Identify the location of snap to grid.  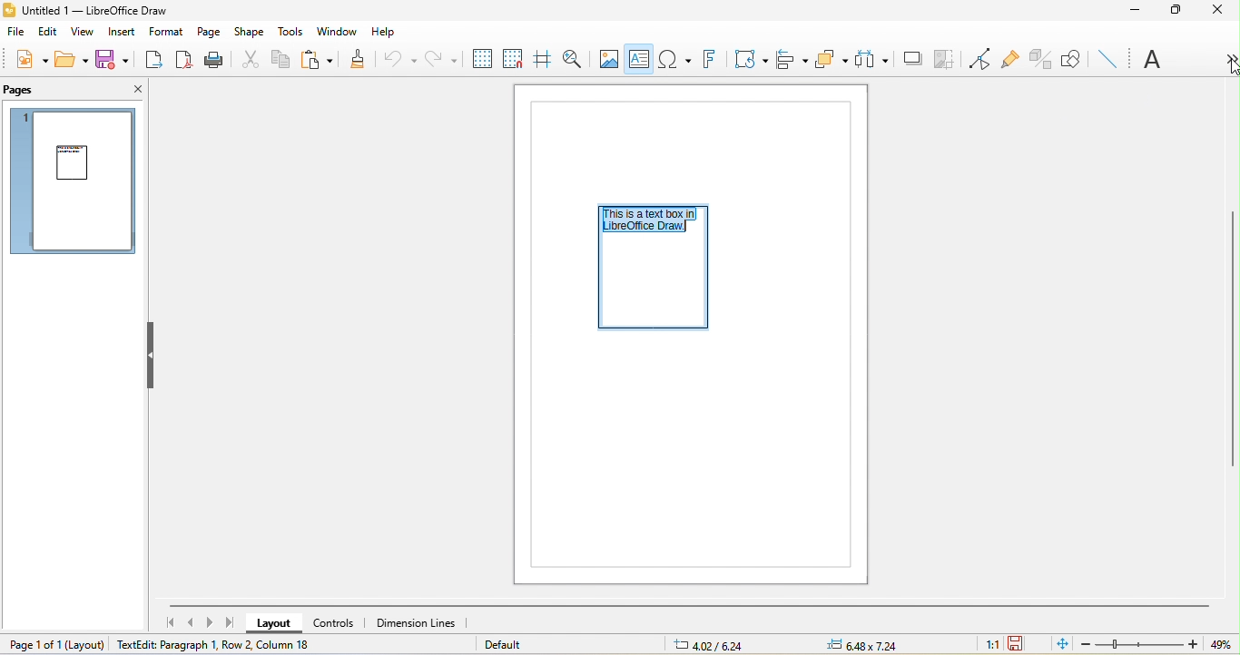
(511, 60).